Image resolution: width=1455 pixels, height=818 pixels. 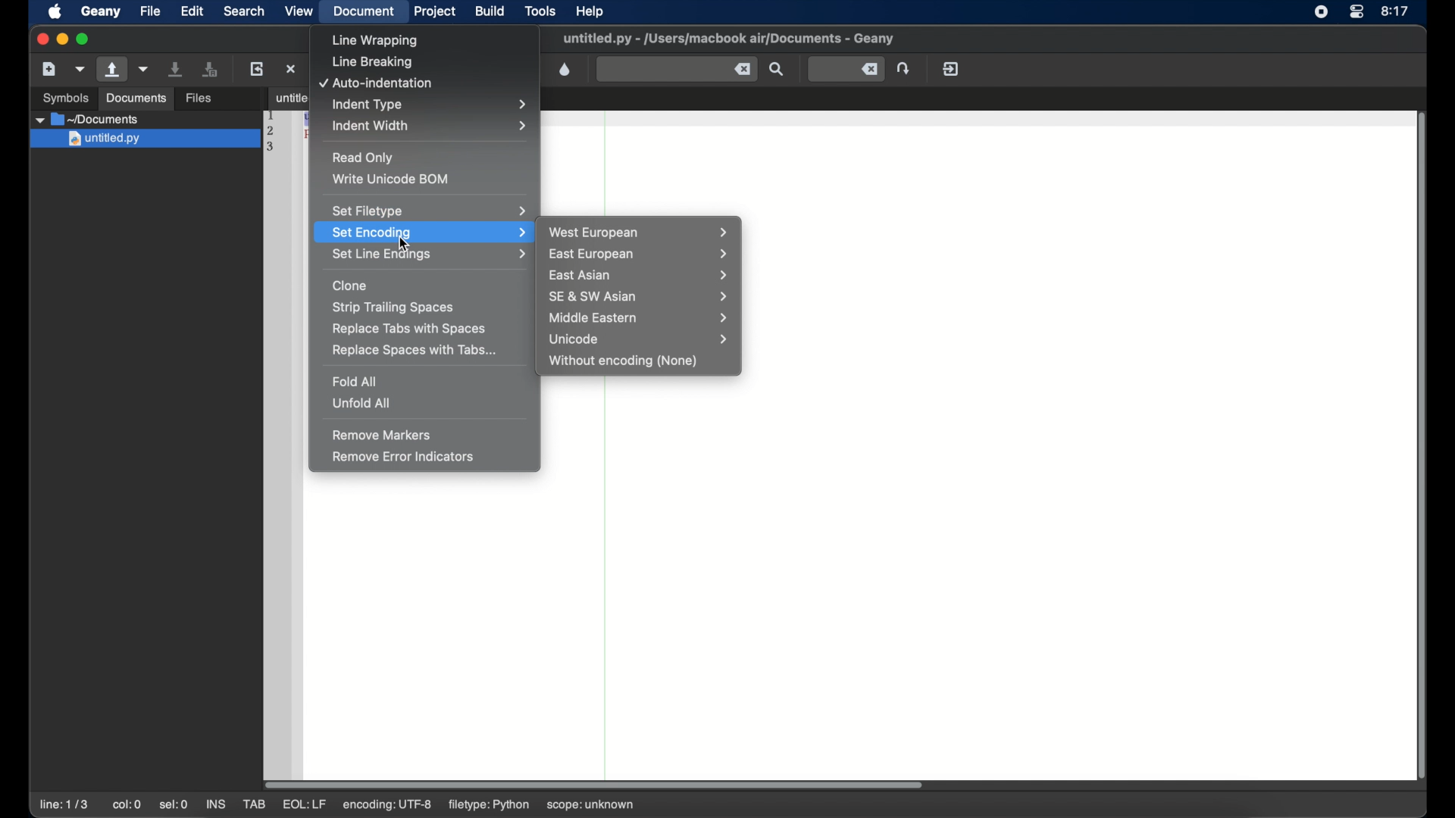 I want to click on filetype: python, so click(x=490, y=805).